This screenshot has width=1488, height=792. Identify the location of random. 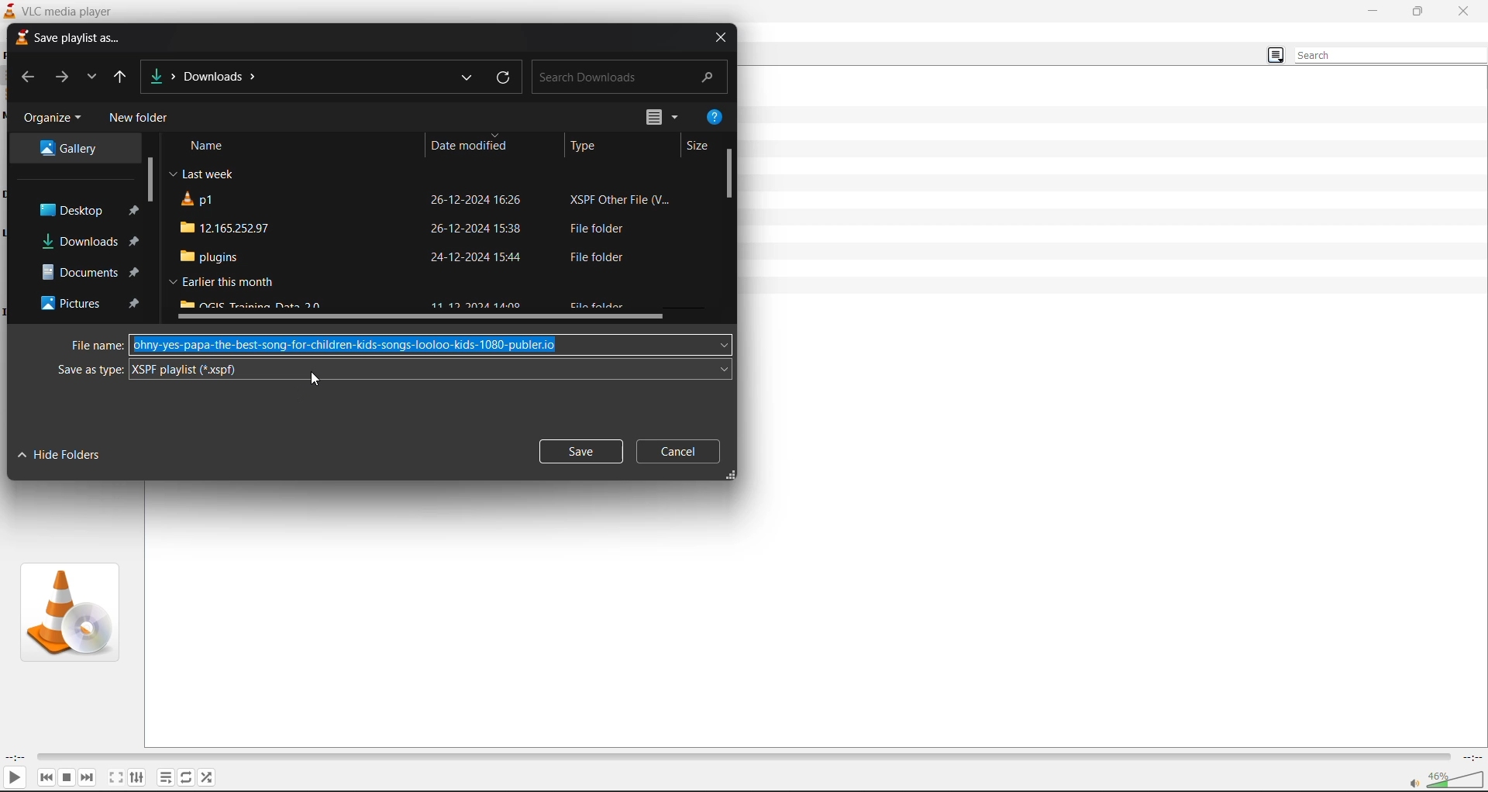
(211, 780).